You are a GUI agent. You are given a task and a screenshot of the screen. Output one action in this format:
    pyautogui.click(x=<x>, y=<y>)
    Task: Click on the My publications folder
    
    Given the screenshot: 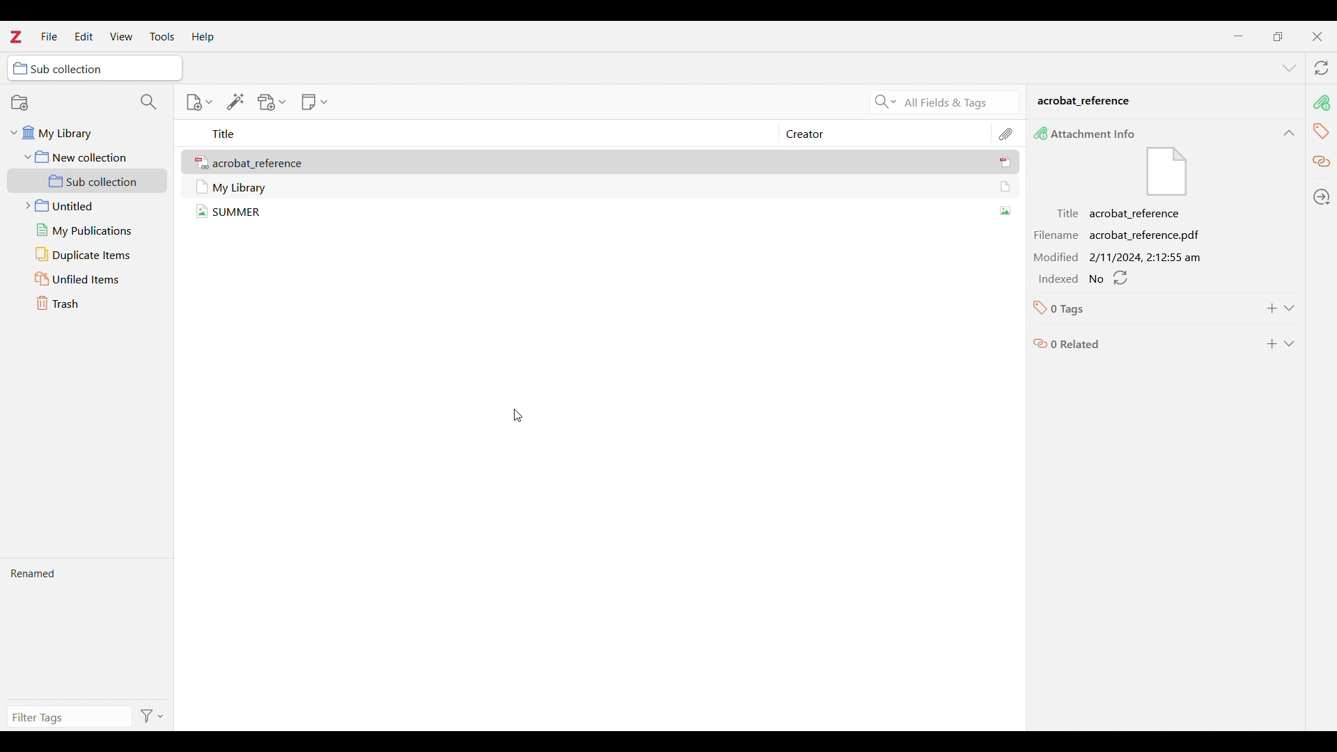 What is the action you would take?
    pyautogui.click(x=91, y=230)
    